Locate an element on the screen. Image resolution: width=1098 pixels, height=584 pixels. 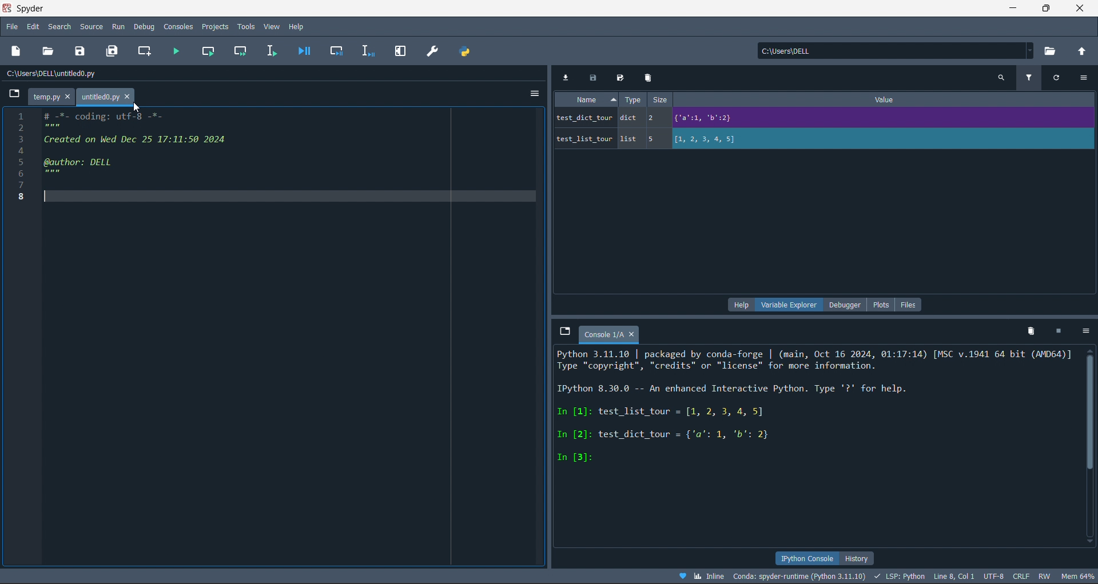
refresh is located at coordinates (1061, 79).